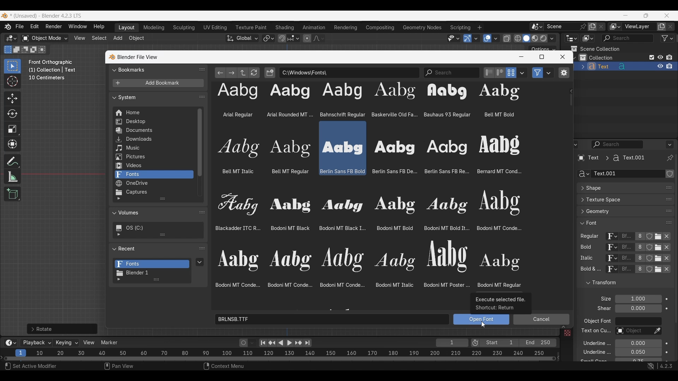  Describe the element at coordinates (331, 319) in the screenshot. I see `Name of selected font ` at that location.